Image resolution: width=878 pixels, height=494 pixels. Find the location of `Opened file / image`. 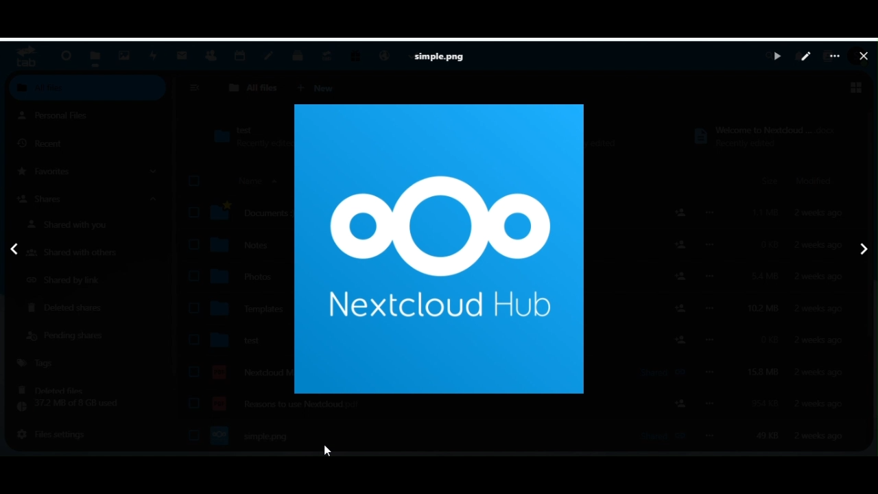

Opened file / image is located at coordinates (438, 251).